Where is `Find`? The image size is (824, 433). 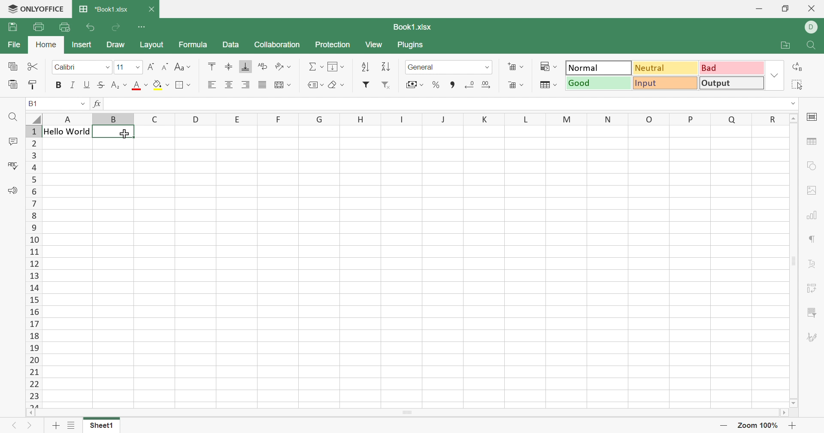 Find is located at coordinates (813, 45).